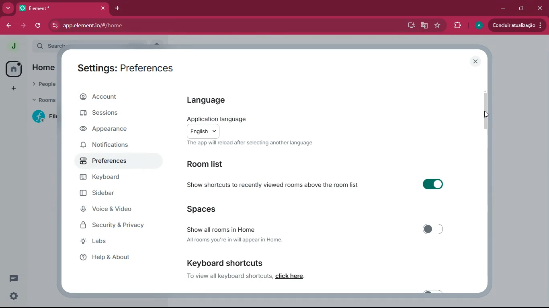 The height and width of the screenshot is (308, 549). I want to click on google translate, so click(424, 26).